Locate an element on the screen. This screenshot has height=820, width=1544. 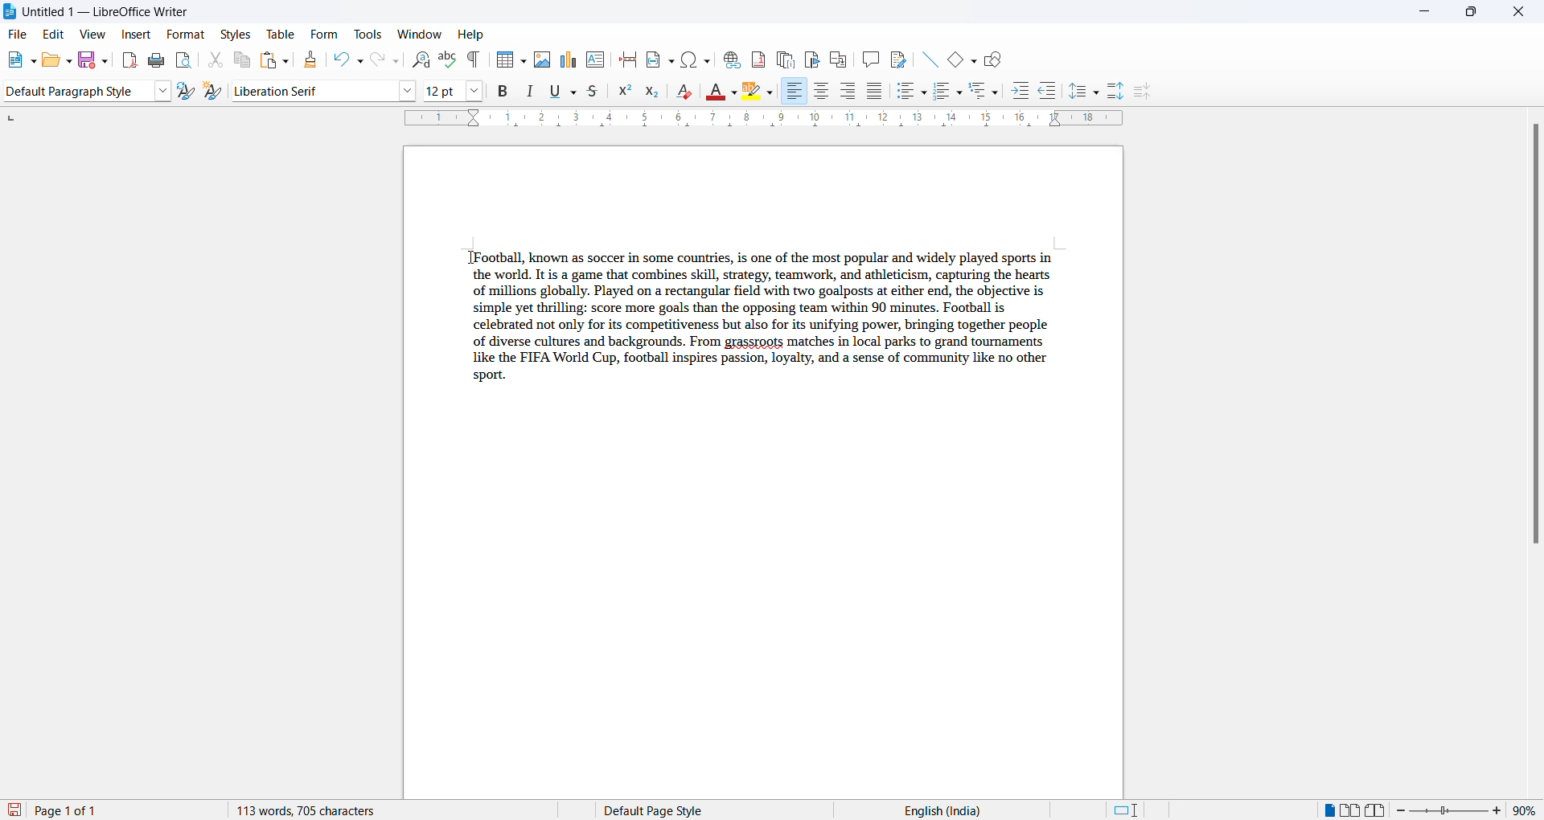
basic shapes options is located at coordinates (975, 62).